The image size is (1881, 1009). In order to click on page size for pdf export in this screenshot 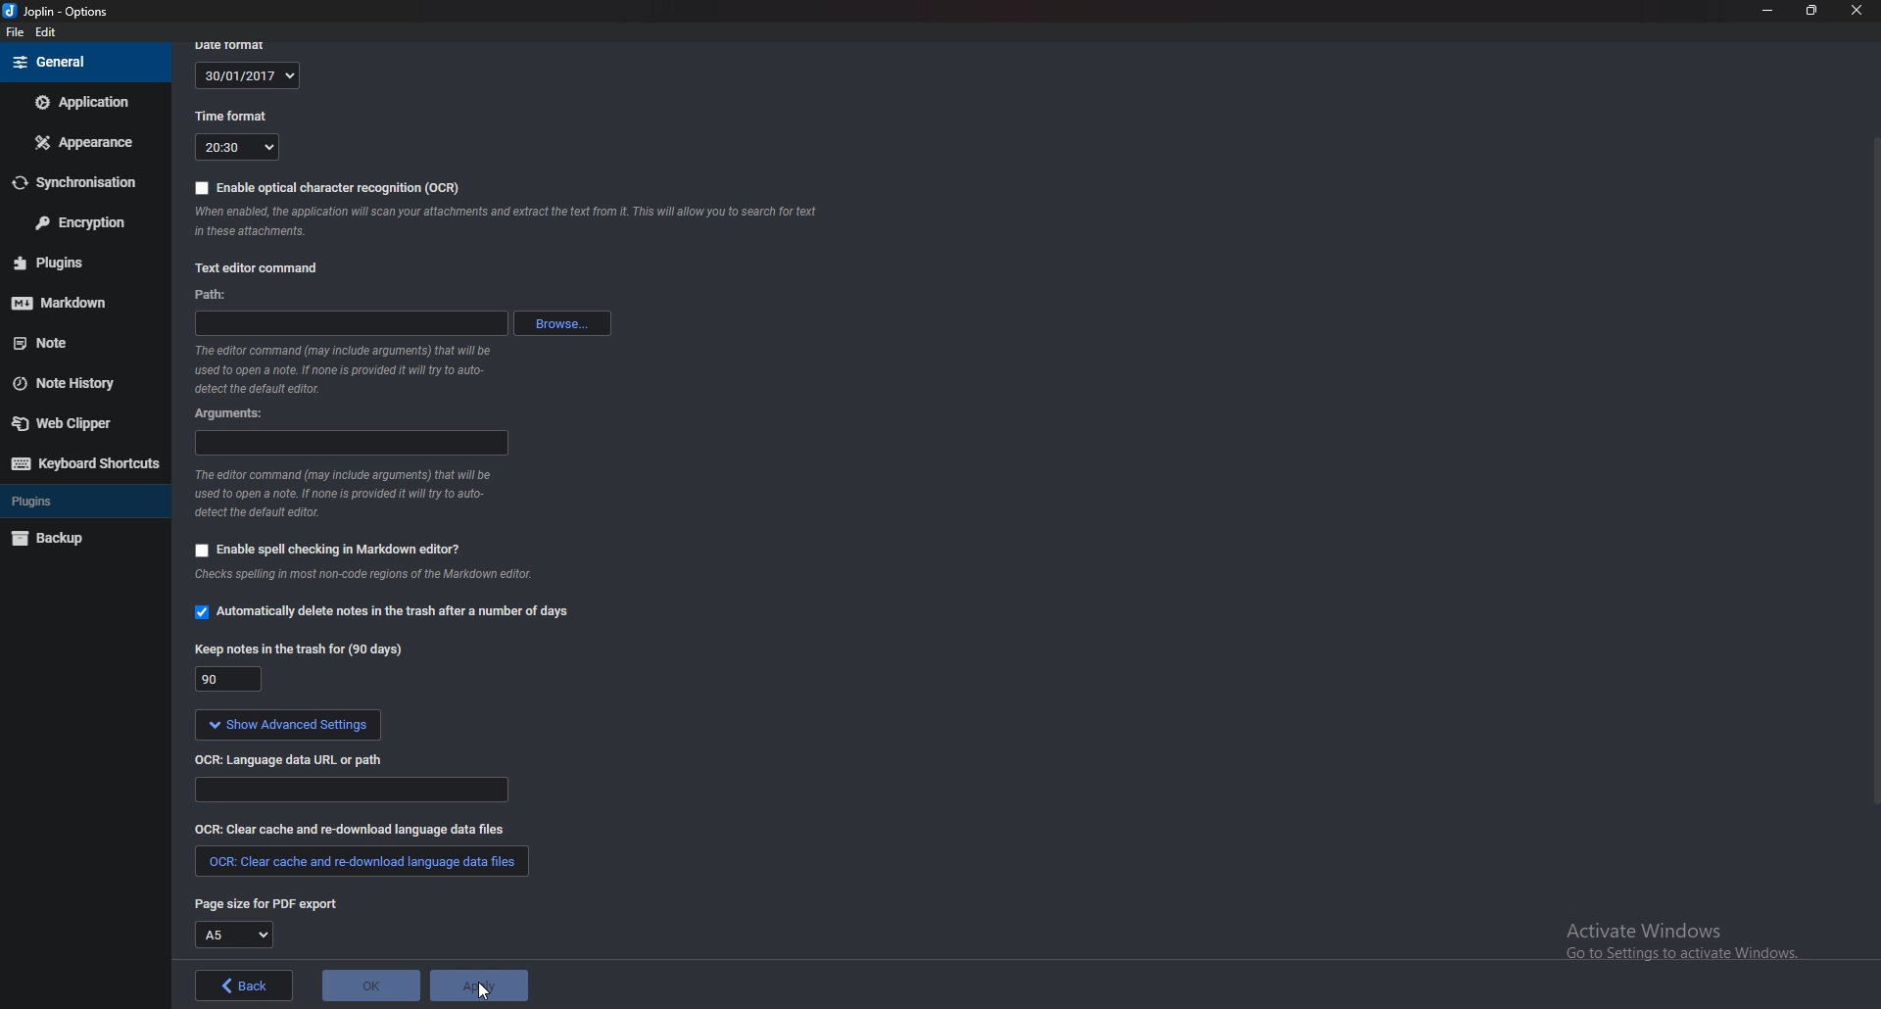, I will do `click(265, 903)`.